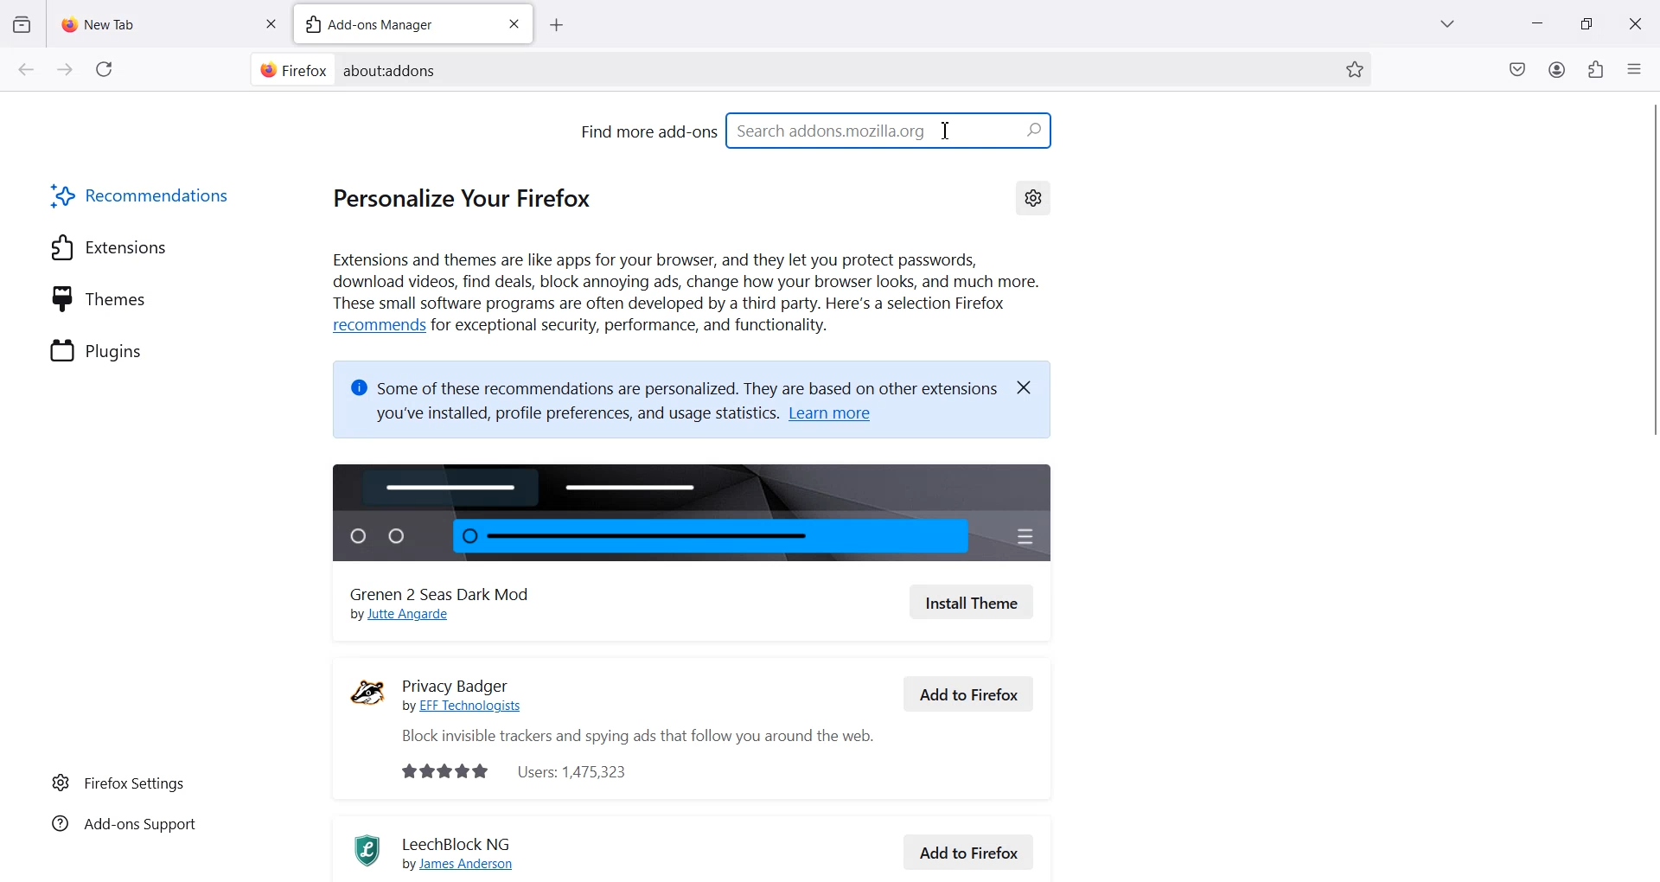  Describe the element at coordinates (109, 246) in the screenshot. I see `Extensions` at that location.